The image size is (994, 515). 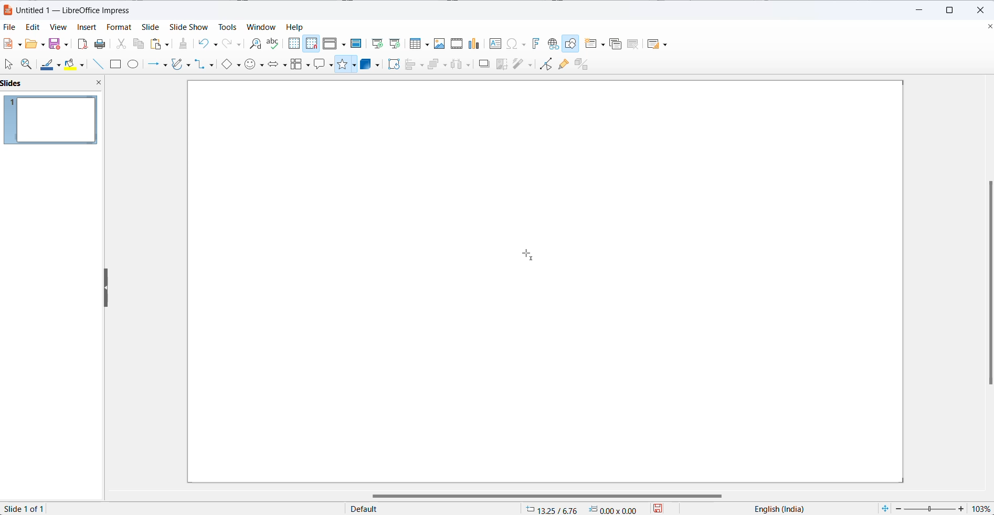 What do you see at coordinates (28, 63) in the screenshot?
I see `zoom and pan` at bounding box center [28, 63].